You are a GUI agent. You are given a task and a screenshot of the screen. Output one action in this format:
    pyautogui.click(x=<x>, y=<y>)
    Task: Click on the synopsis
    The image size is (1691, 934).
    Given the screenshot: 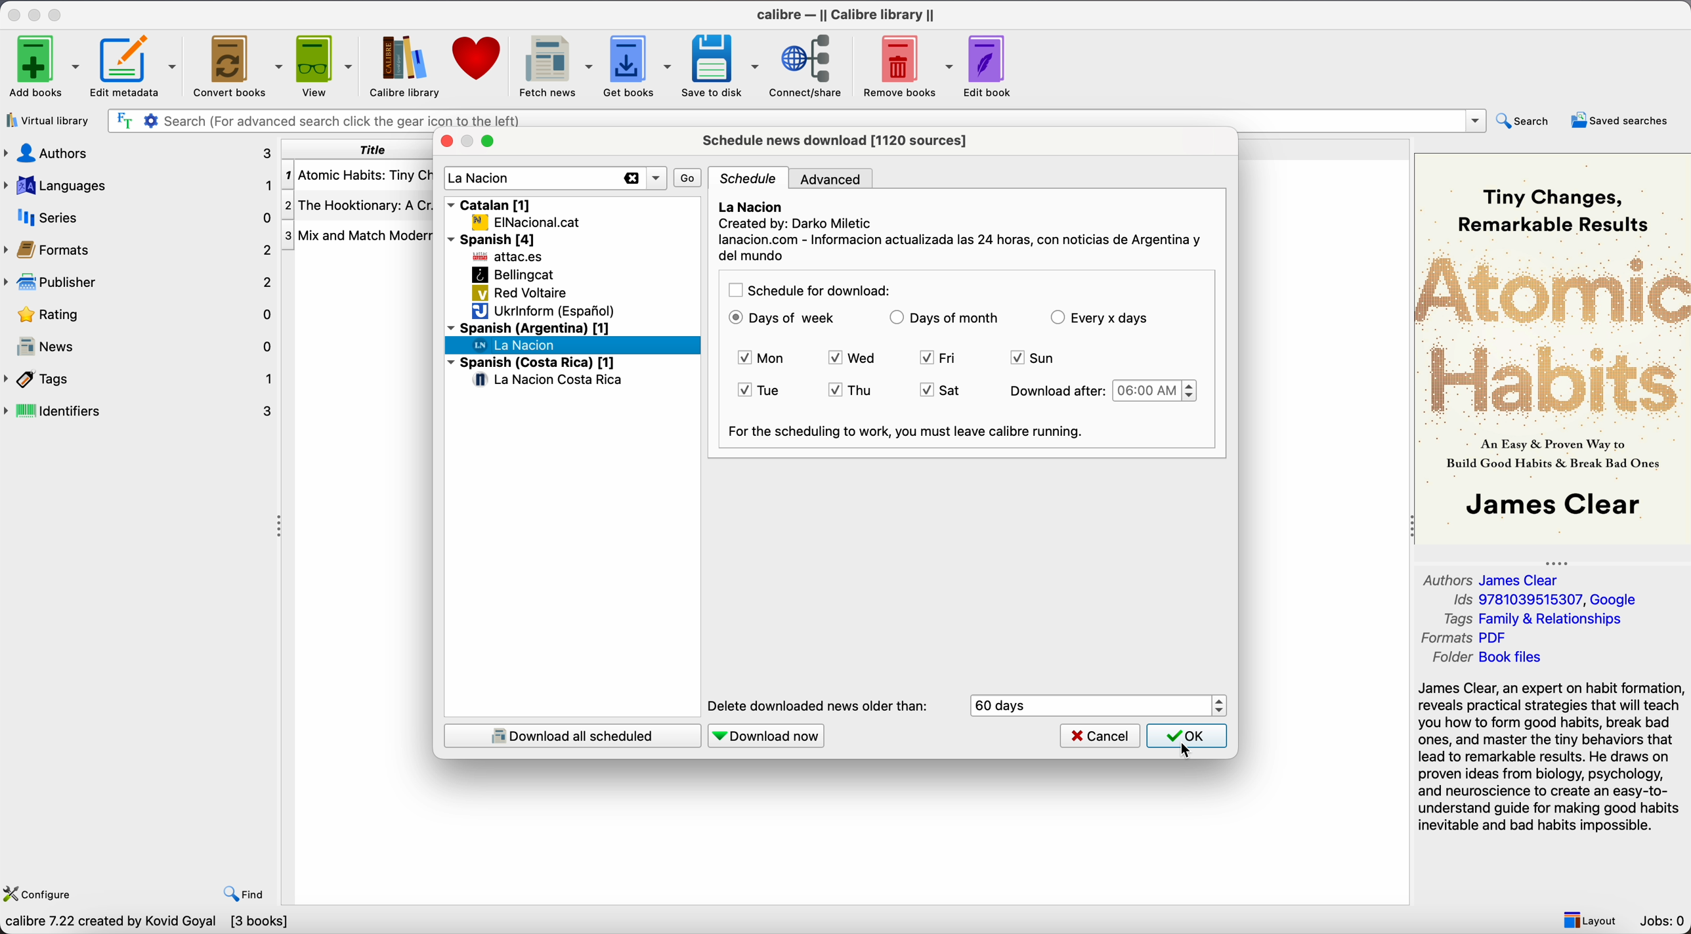 What is the action you would take?
    pyautogui.click(x=1552, y=758)
    